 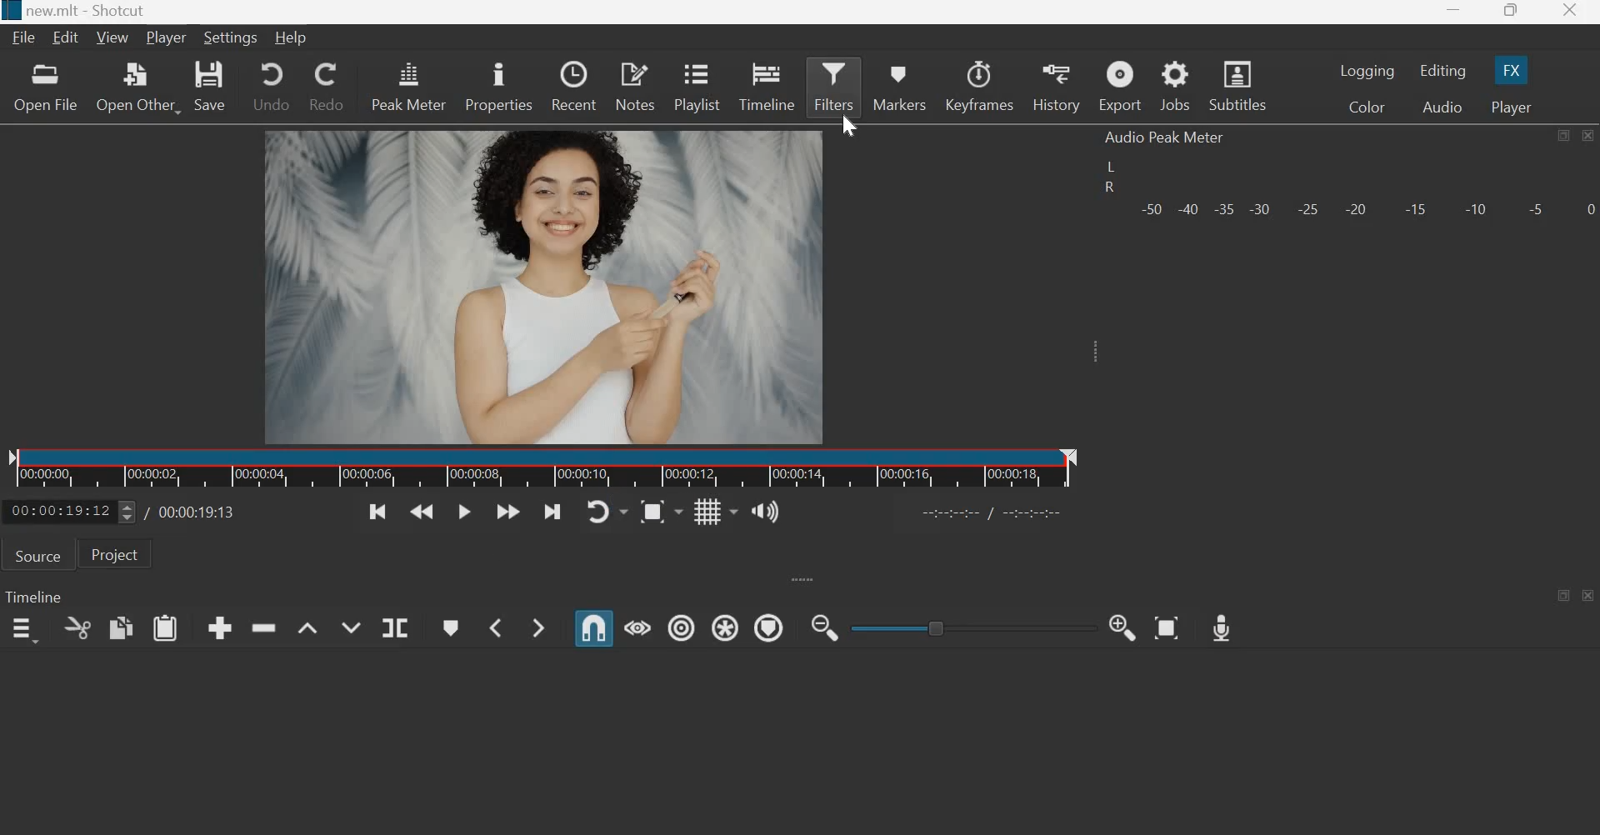 I want to click on open file, so click(x=44, y=87).